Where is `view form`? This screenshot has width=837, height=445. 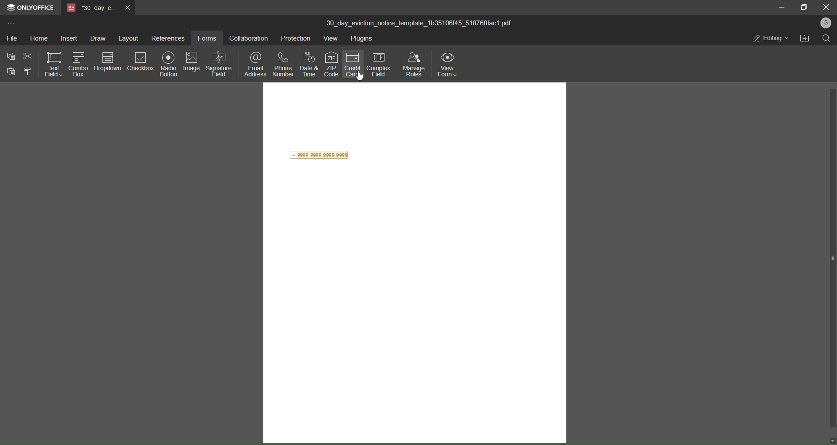 view form is located at coordinates (449, 65).